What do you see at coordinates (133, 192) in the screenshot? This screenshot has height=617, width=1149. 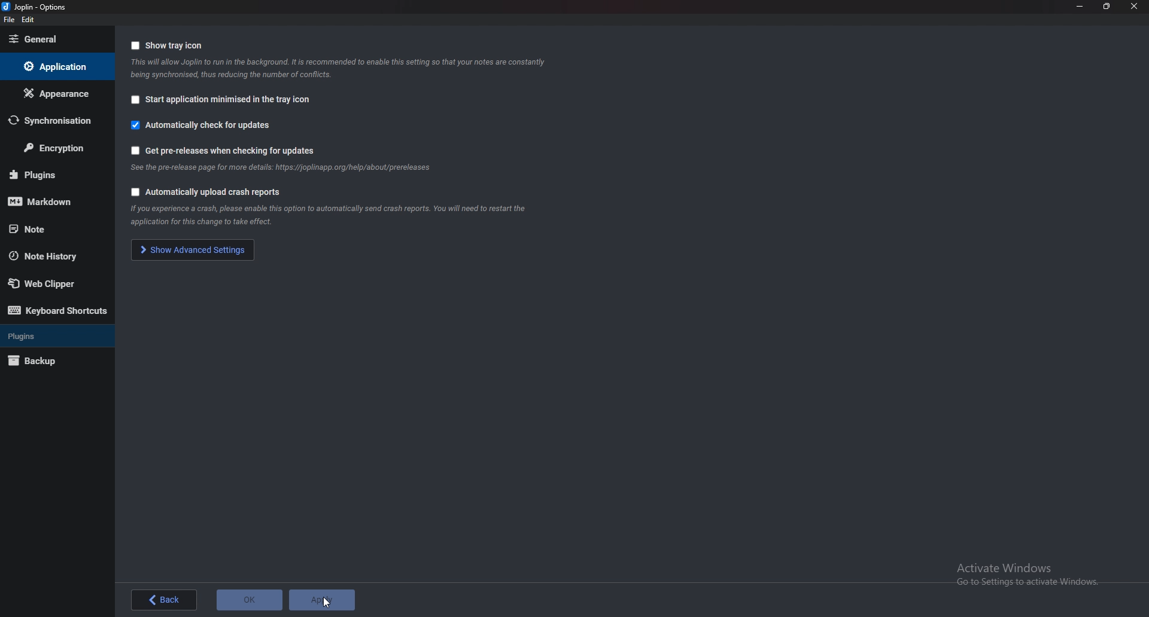 I see `Checkbox ` at bounding box center [133, 192].